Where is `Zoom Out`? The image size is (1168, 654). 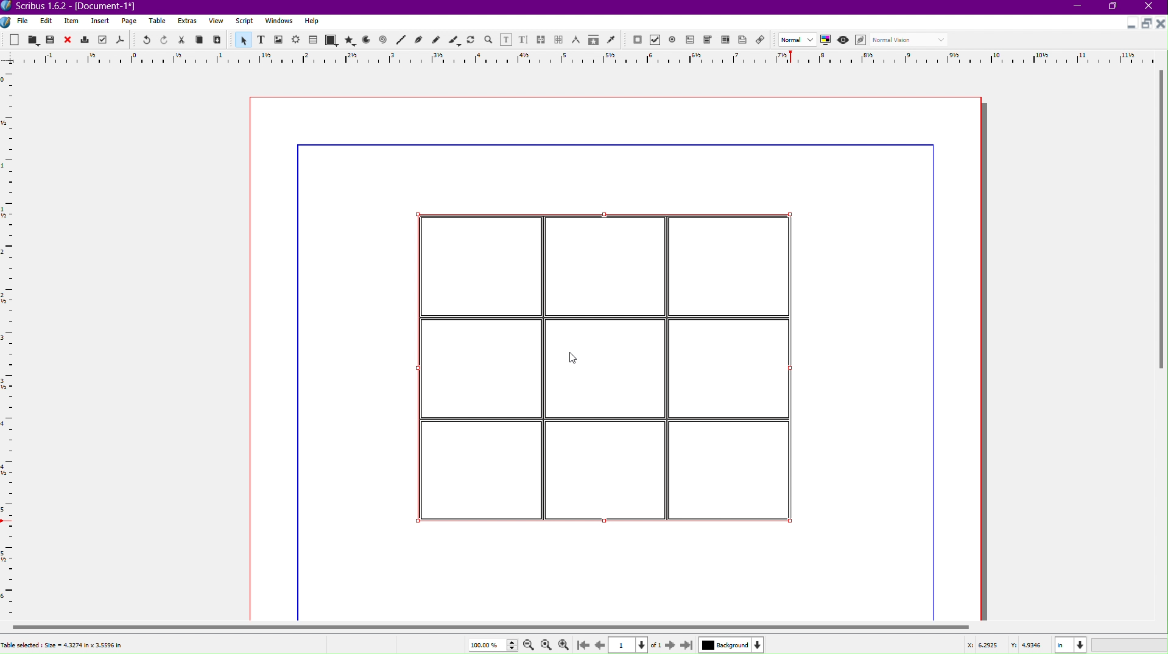
Zoom Out is located at coordinates (526, 645).